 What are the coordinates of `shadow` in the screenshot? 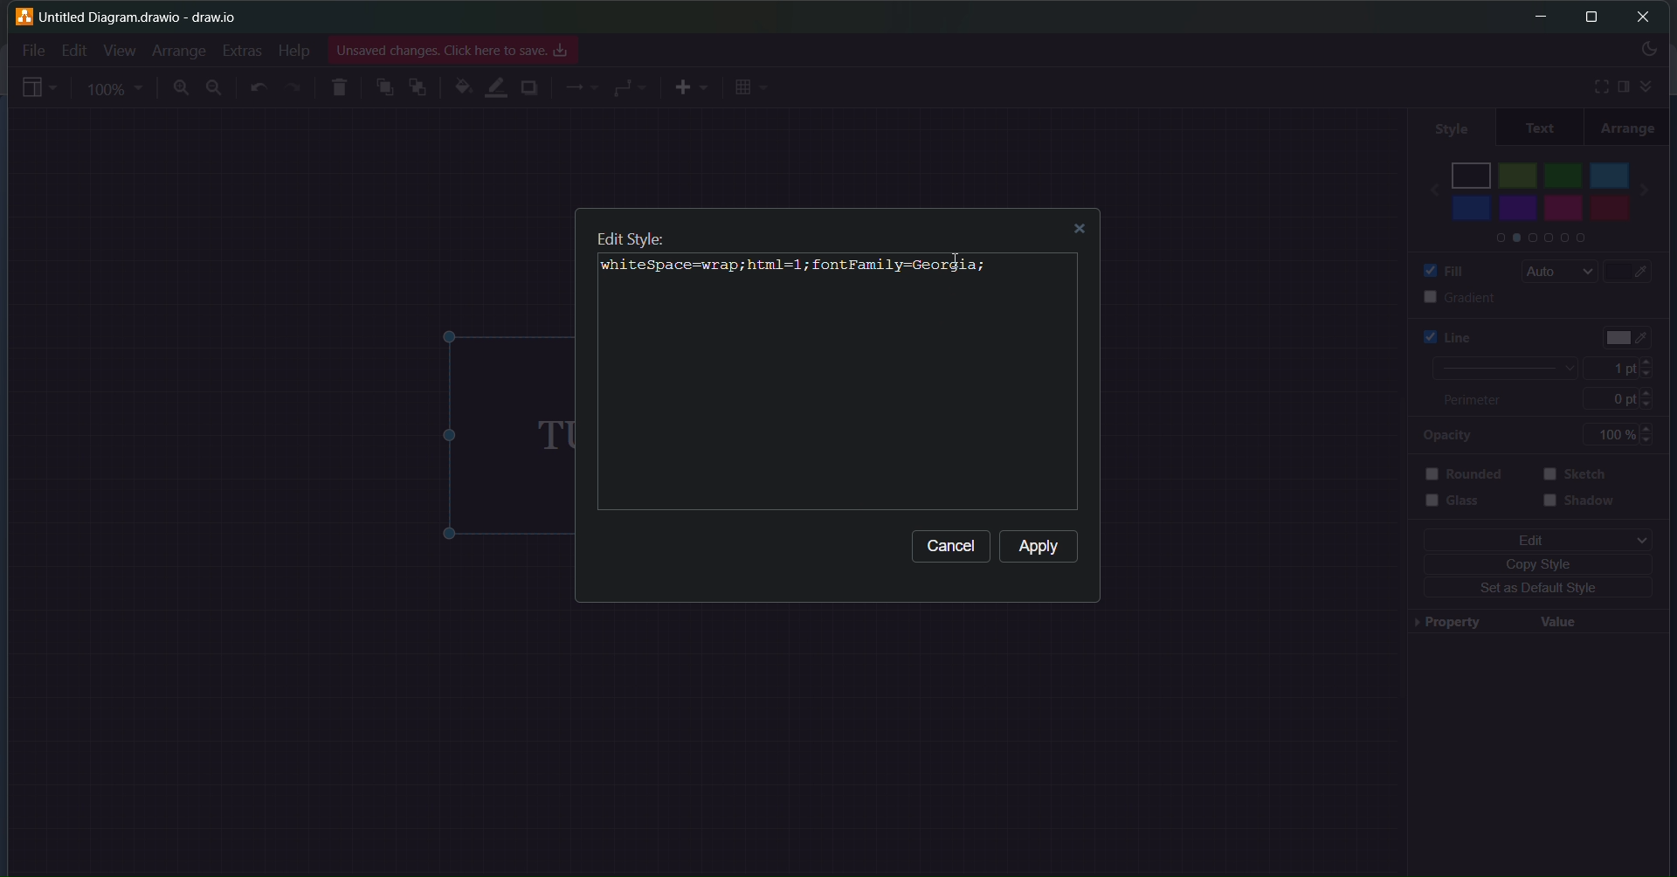 It's located at (1583, 508).